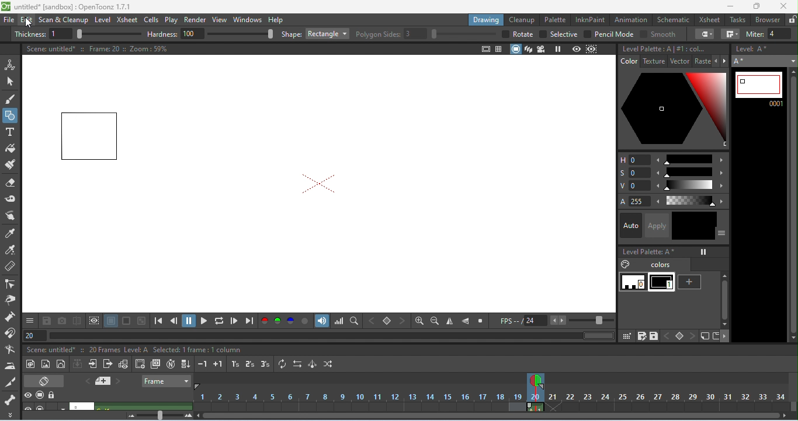  I want to click on preview visibility, so click(27, 395).